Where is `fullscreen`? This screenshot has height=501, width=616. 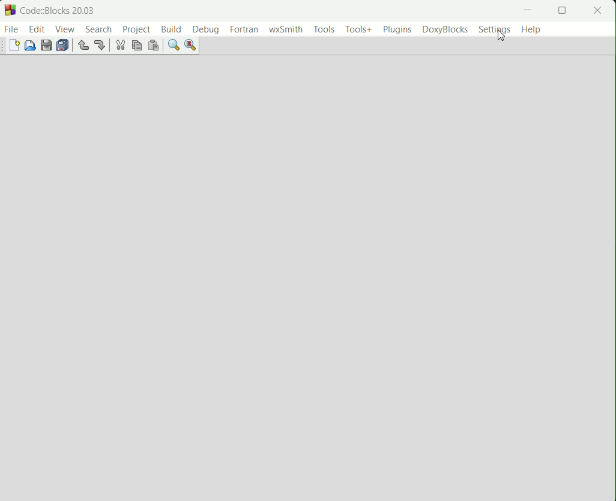
fullscreen is located at coordinates (561, 11).